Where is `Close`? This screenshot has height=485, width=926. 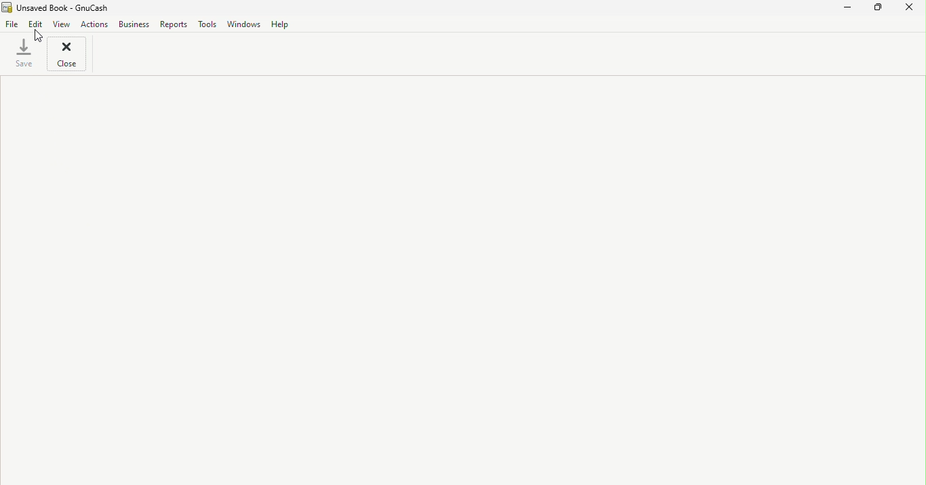 Close is located at coordinates (910, 9).